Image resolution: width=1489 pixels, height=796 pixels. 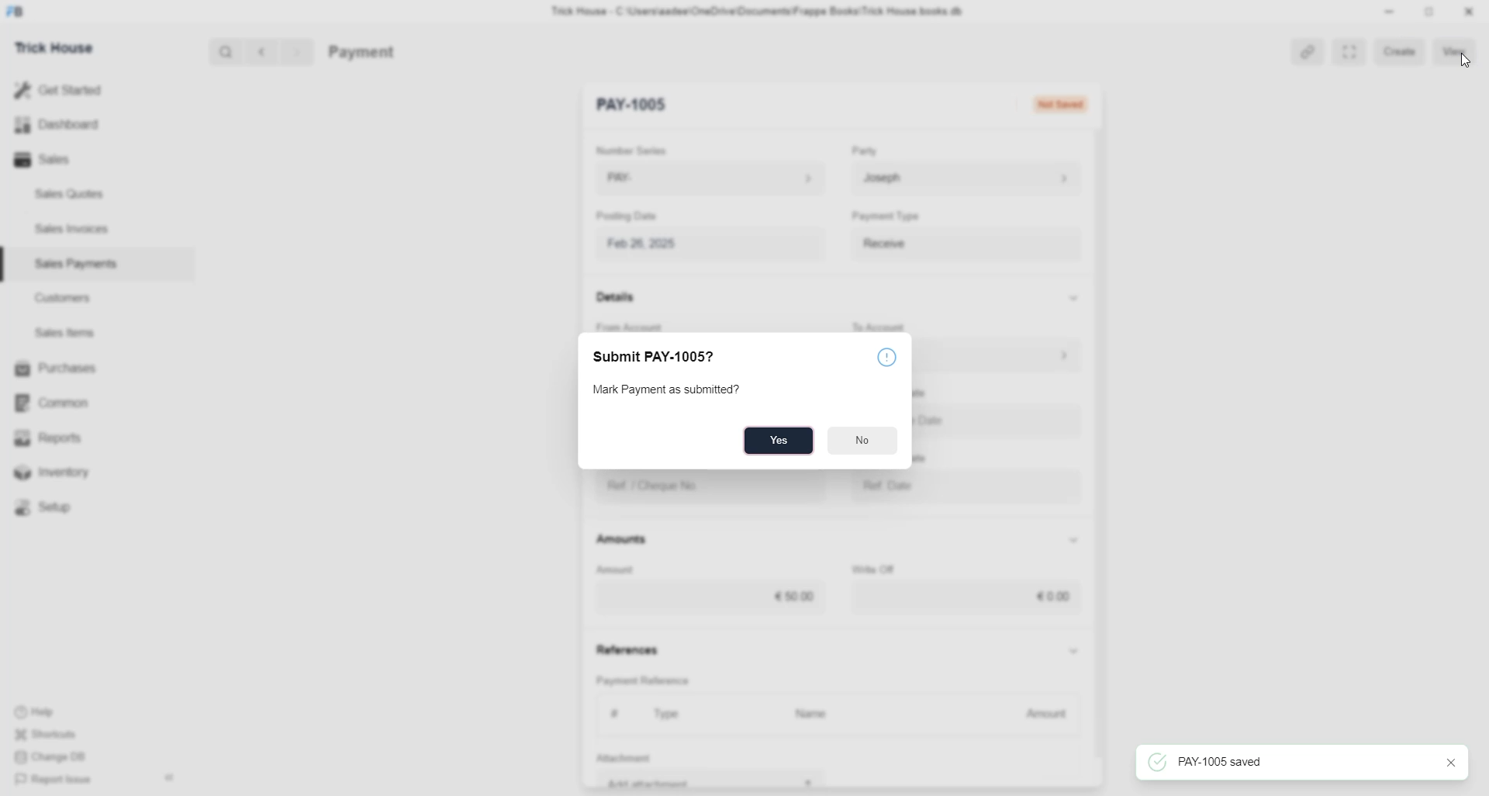 What do you see at coordinates (617, 296) in the screenshot?
I see `Details` at bounding box center [617, 296].